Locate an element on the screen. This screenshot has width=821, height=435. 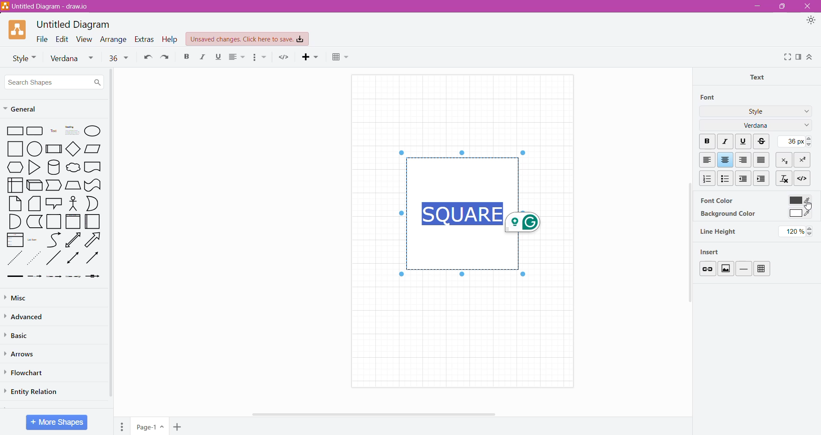
Font type is located at coordinates (74, 59).